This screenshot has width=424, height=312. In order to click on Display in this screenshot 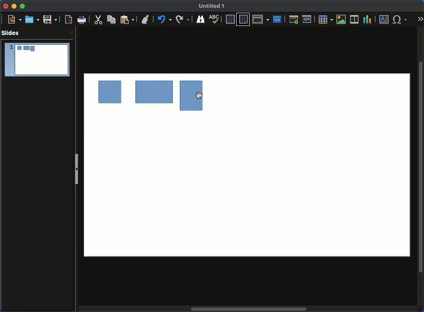, I will do `click(216, 20)`.